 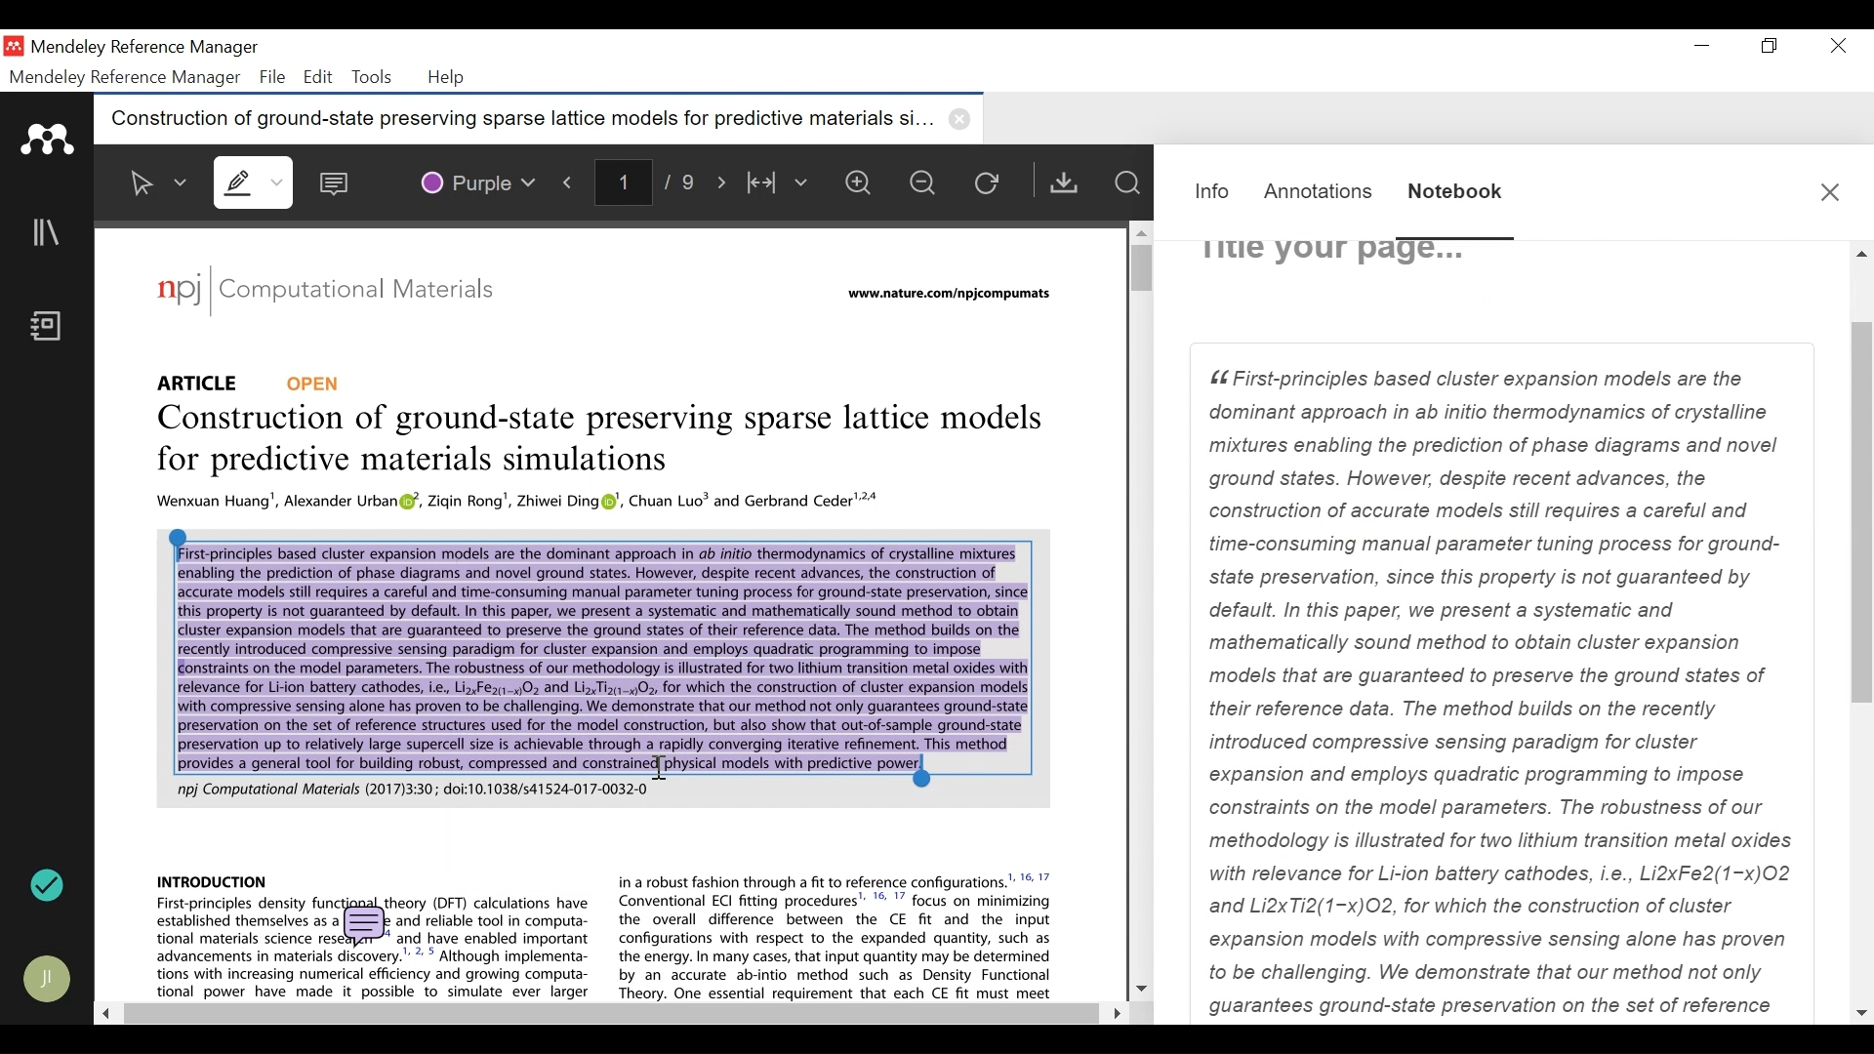 What do you see at coordinates (1862, 516) in the screenshot?
I see `Vertical Scroll bar` at bounding box center [1862, 516].